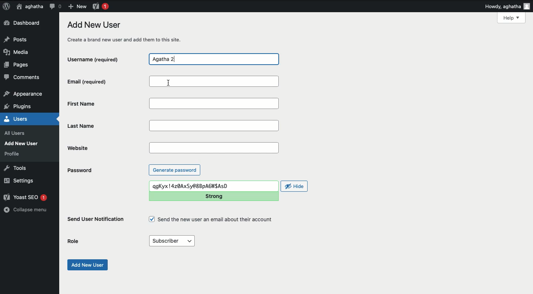  What do you see at coordinates (171, 241) in the screenshot?
I see `Subscriber` at bounding box center [171, 241].